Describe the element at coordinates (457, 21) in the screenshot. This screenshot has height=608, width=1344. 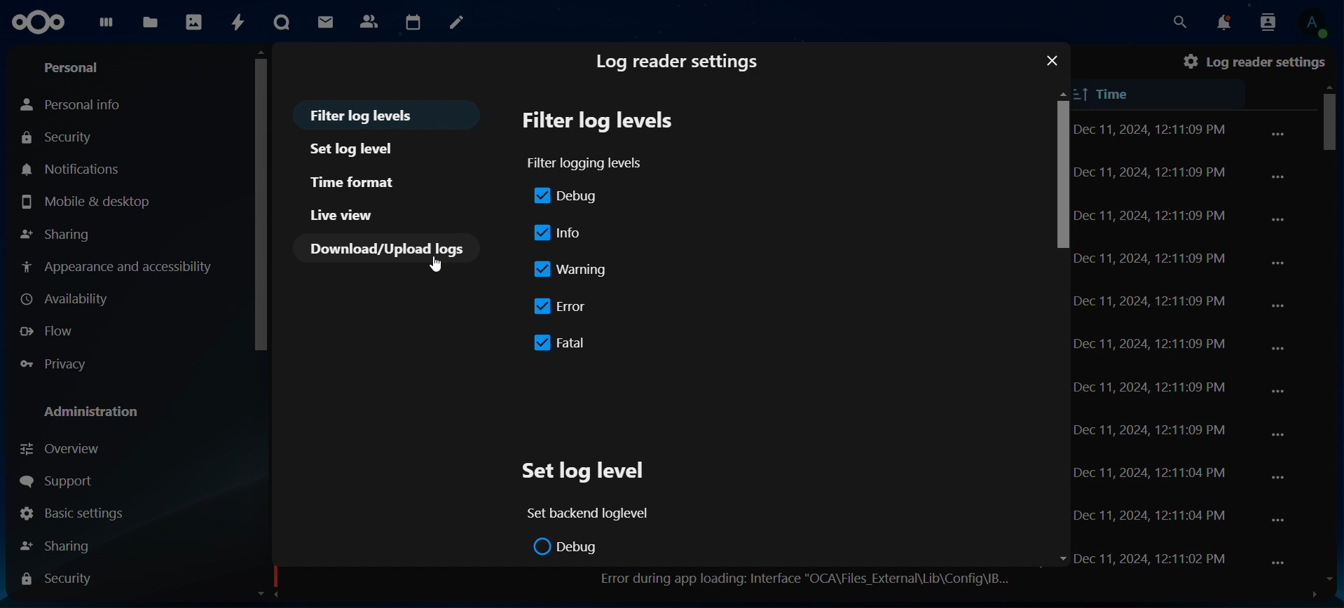
I see `notes` at that location.